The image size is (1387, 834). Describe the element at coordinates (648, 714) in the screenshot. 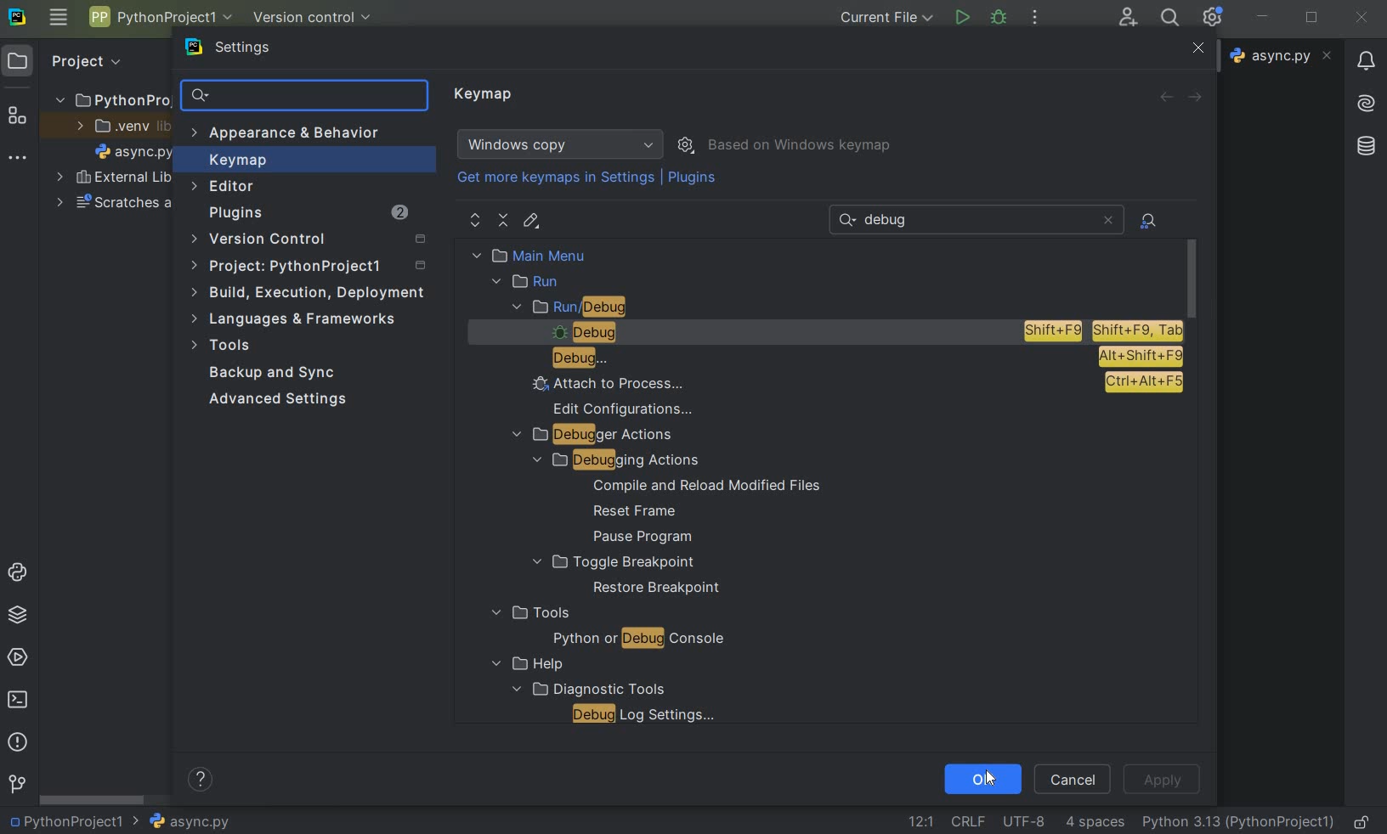

I see `debug log settings` at that location.